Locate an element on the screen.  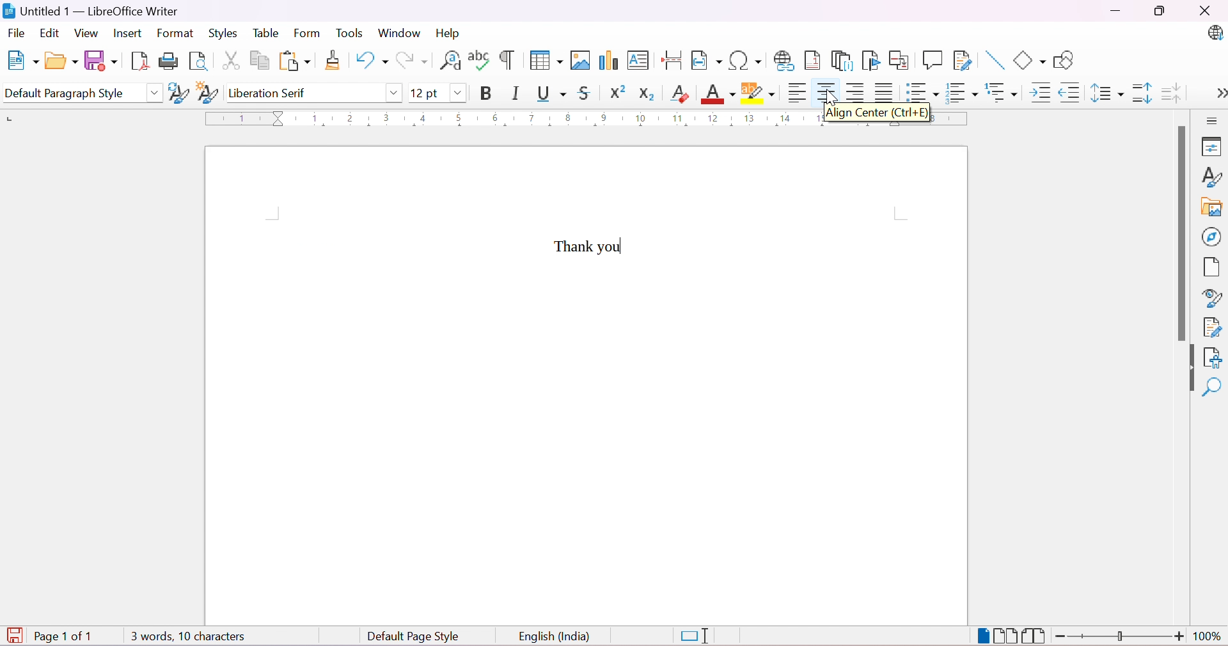
Align Right is located at coordinates (854, 93).